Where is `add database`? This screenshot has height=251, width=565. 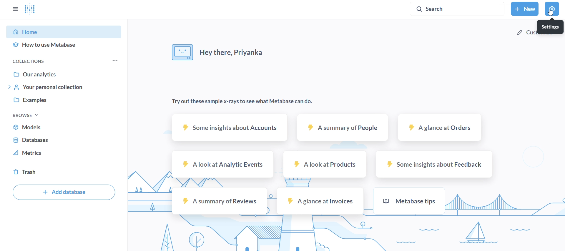 add database is located at coordinates (63, 192).